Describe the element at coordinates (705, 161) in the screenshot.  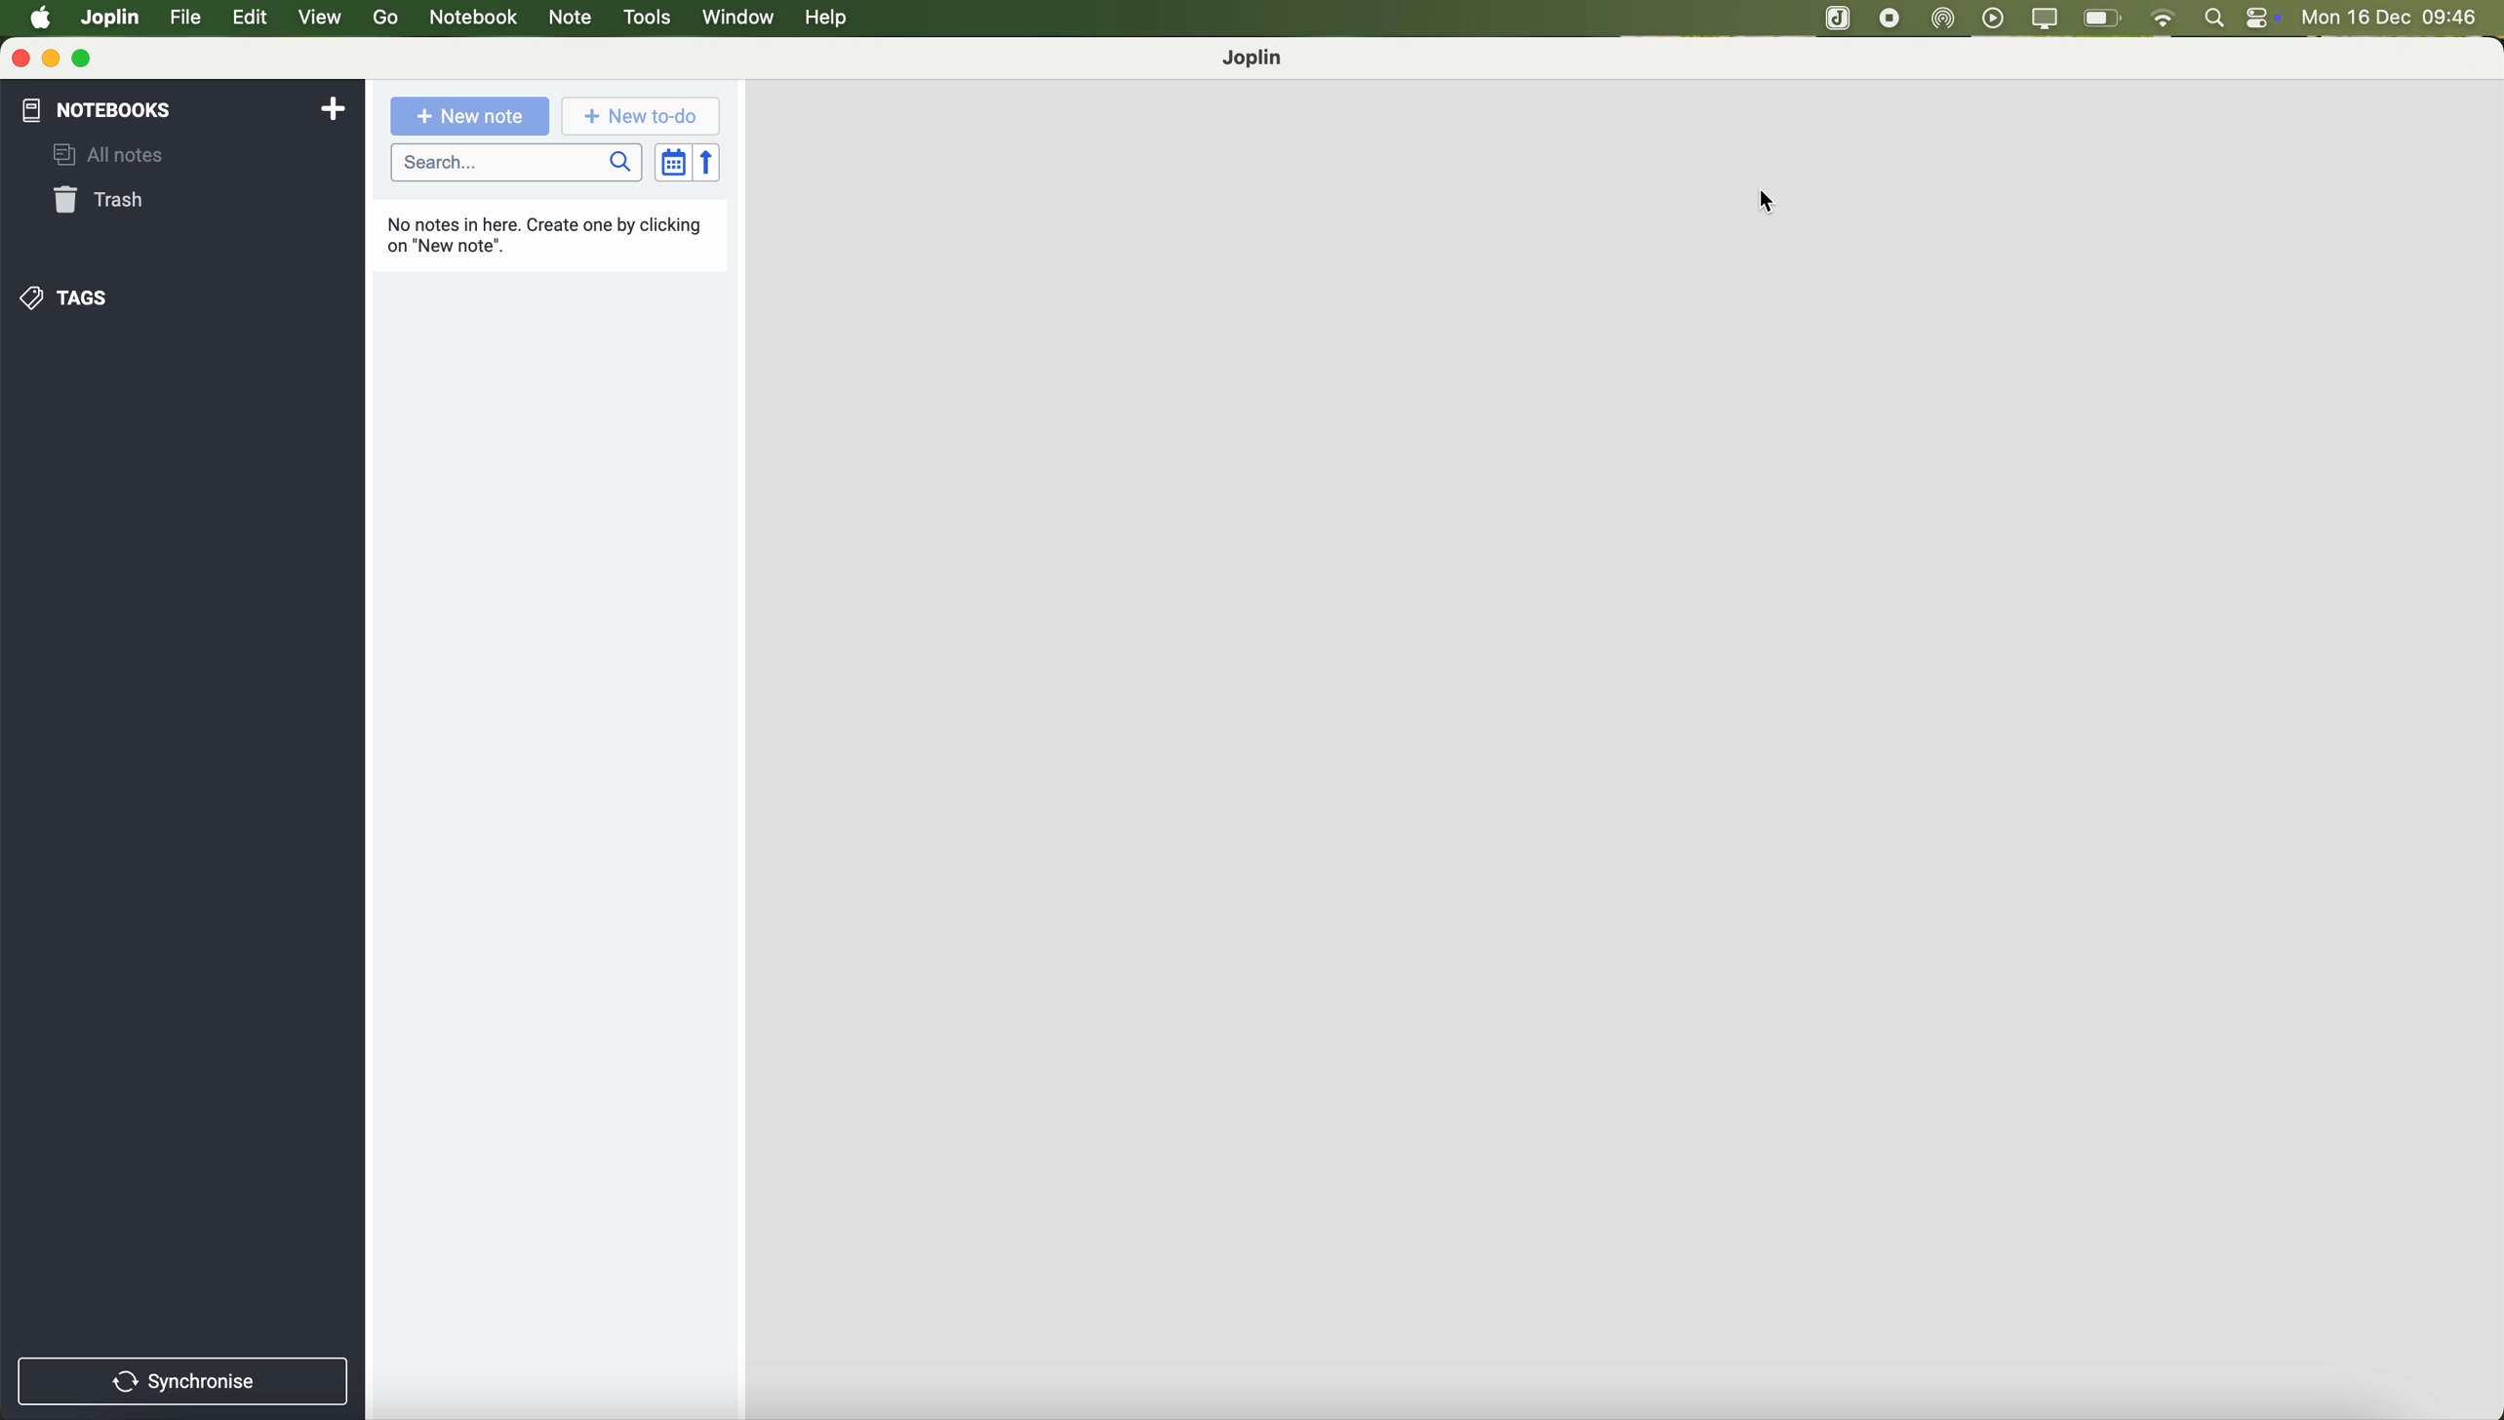
I see `reverse sort order` at that location.